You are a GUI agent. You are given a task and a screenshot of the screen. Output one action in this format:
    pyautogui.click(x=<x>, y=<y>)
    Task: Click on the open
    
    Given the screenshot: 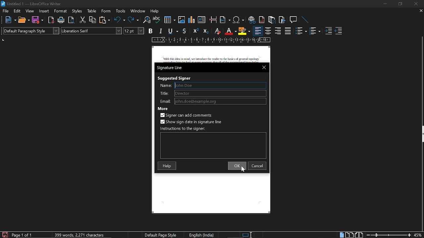 What is the action you would take?
    pyautogui.click(x=24, y=20)
    